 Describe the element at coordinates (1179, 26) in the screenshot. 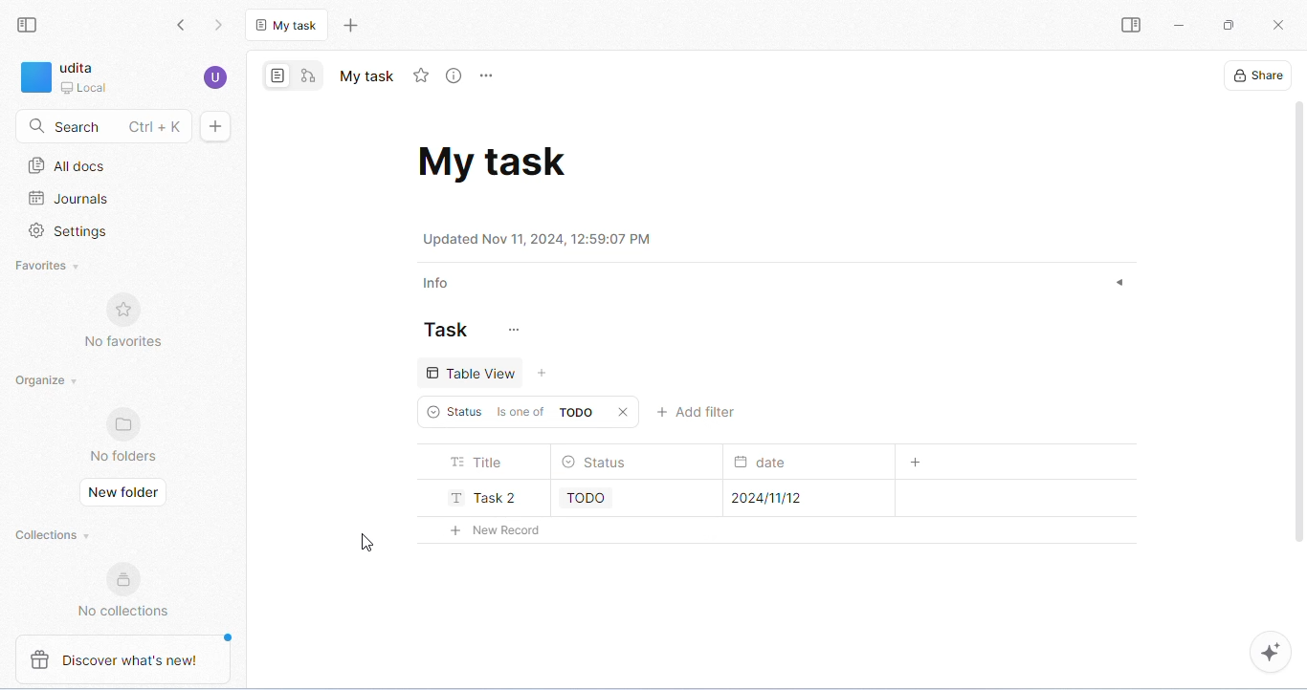

I see `minimize` at that location.